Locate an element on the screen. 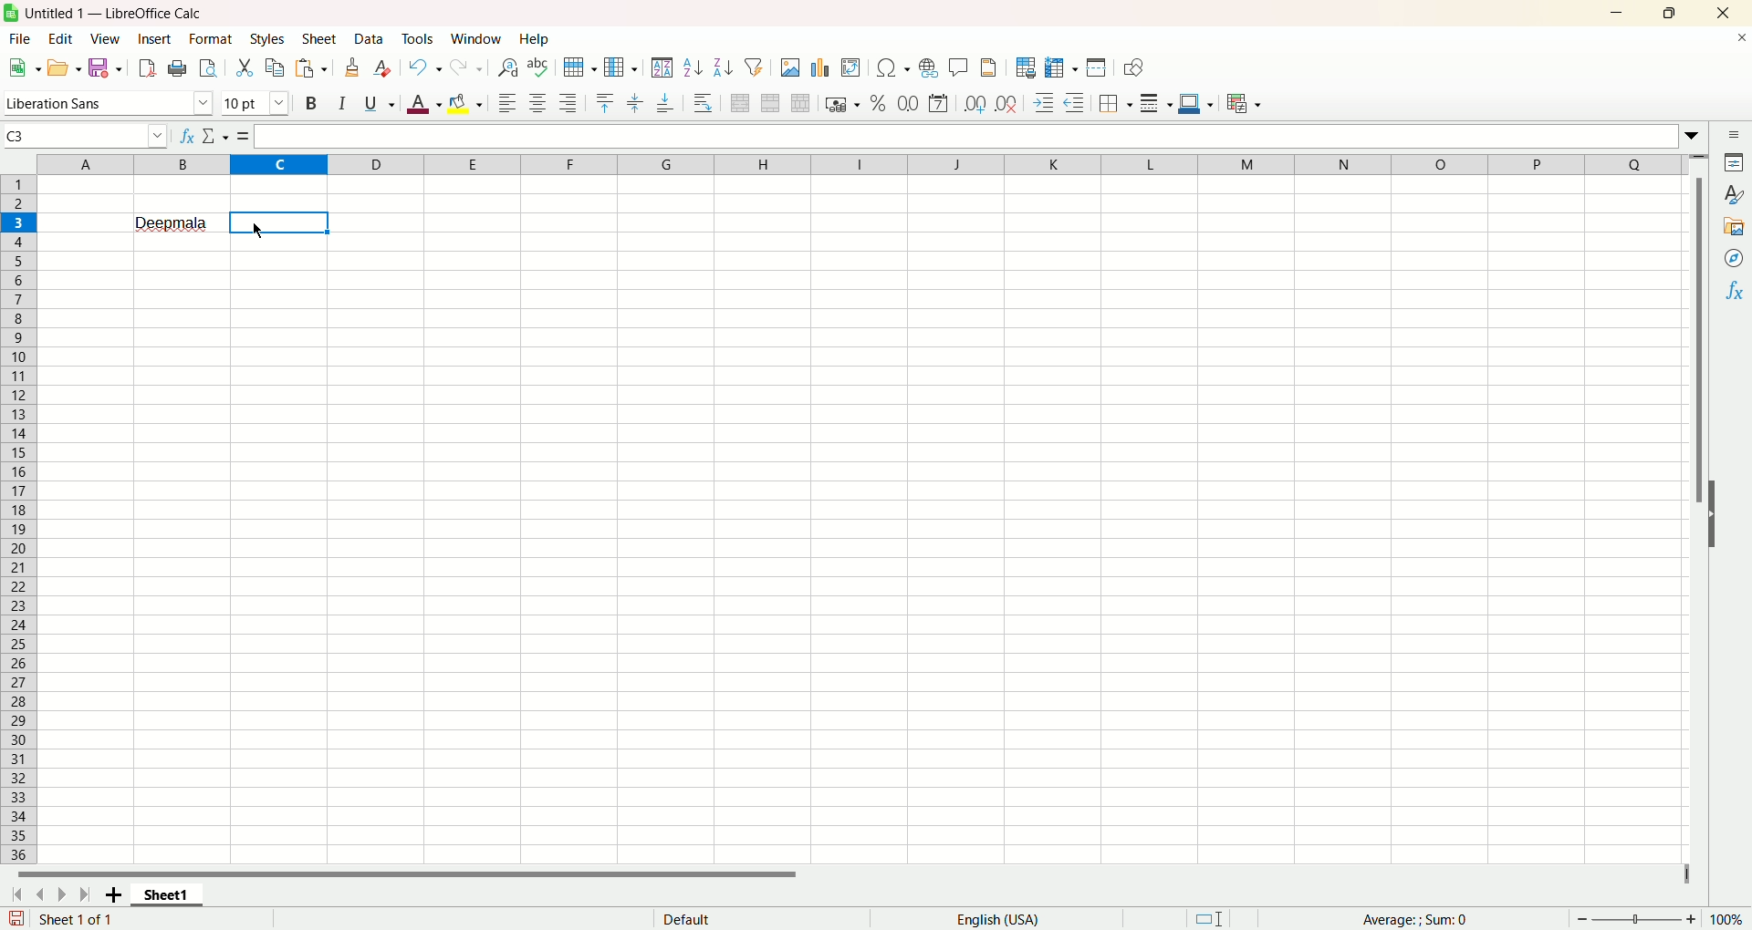 The image size is (1752, 930). Format is located at coordinates (211, 39).